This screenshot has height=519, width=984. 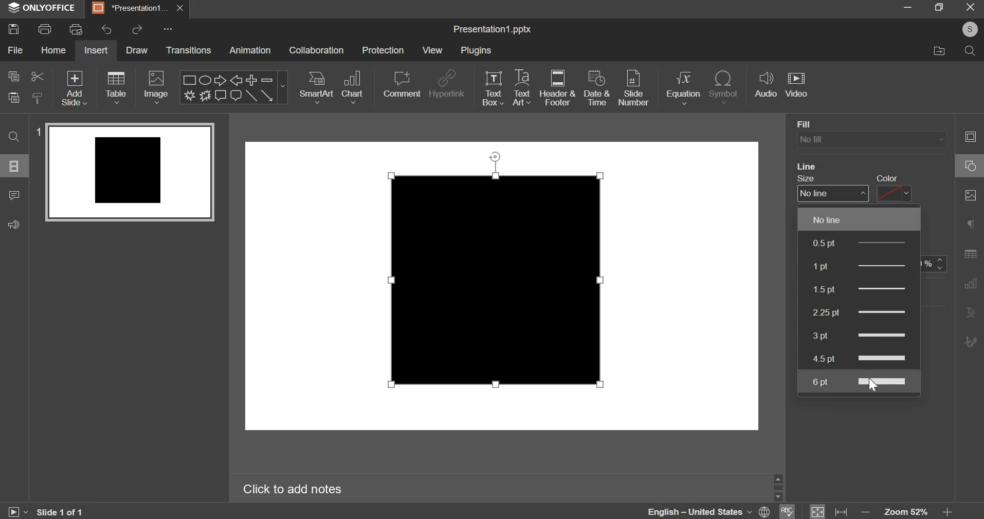 I want to click on More , so click(x=170, y=30).